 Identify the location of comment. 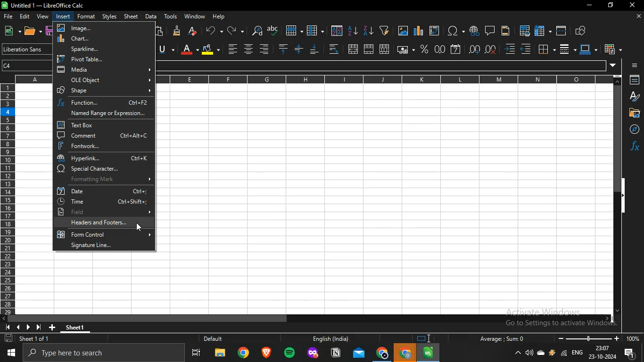
(104, 136).